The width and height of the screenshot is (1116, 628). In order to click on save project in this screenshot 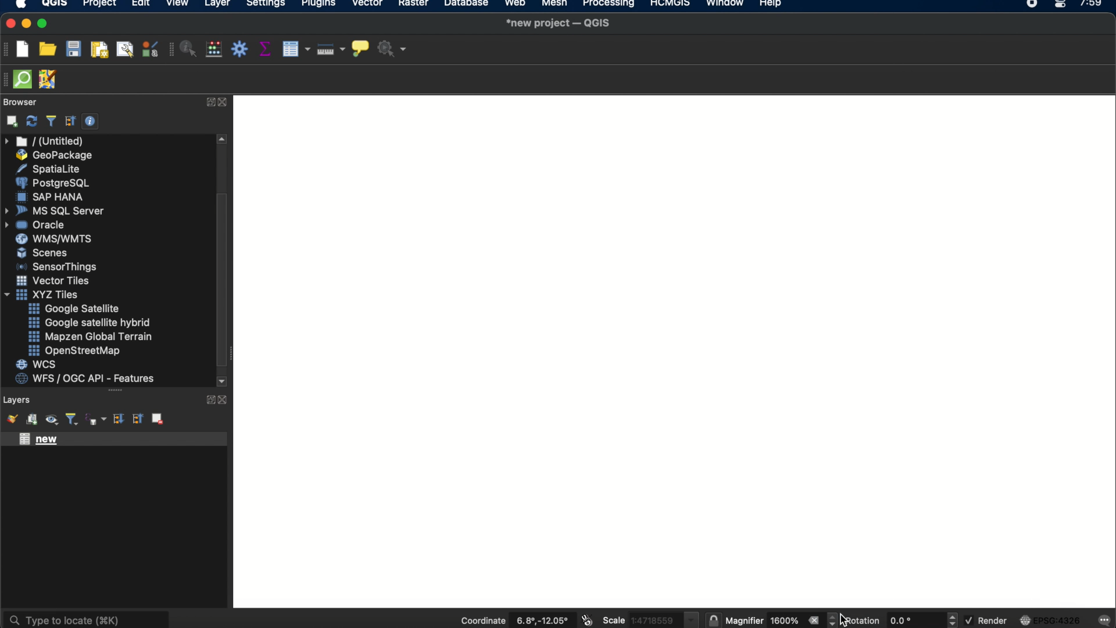, I will do `click(73, 49)`.